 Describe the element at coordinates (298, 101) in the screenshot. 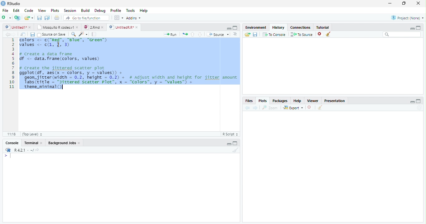

I see `Help` at that location.